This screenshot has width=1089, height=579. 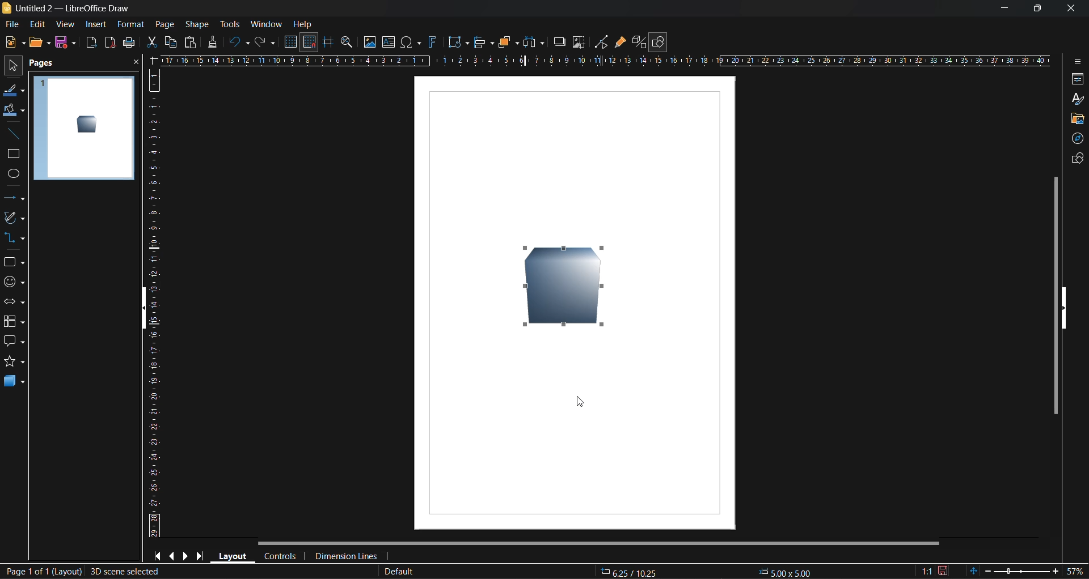 What do you see at coordinates (1022, 571) in the screenshot?
I see `zoom slider` at bounding box center [1022, 571].